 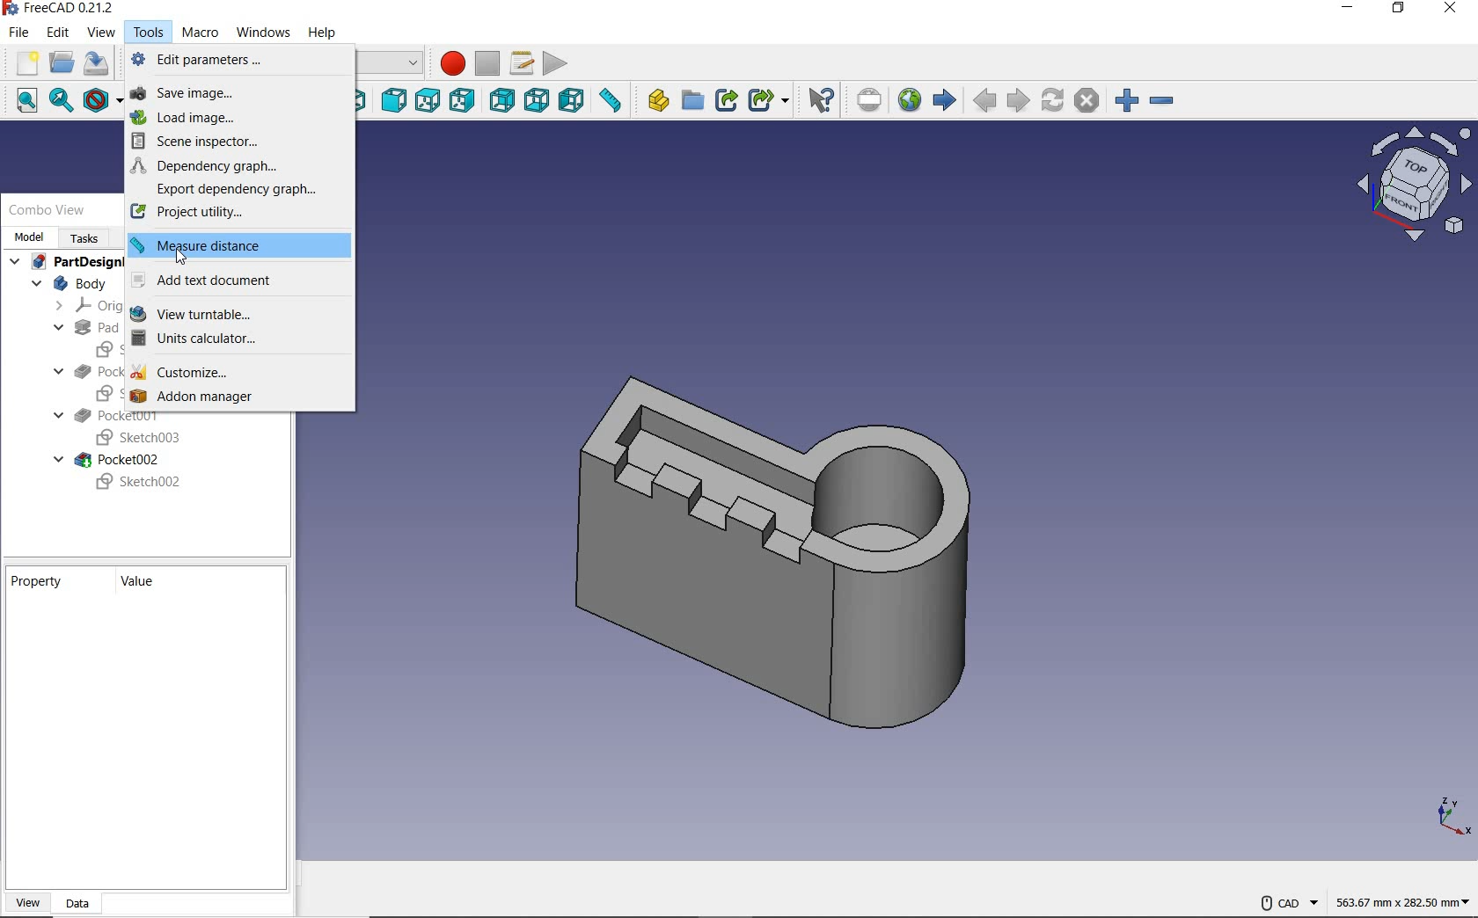 What do you see at coordinates (523, 63) in the screenshot?
I see `macros` at bounding box center [523, 63].